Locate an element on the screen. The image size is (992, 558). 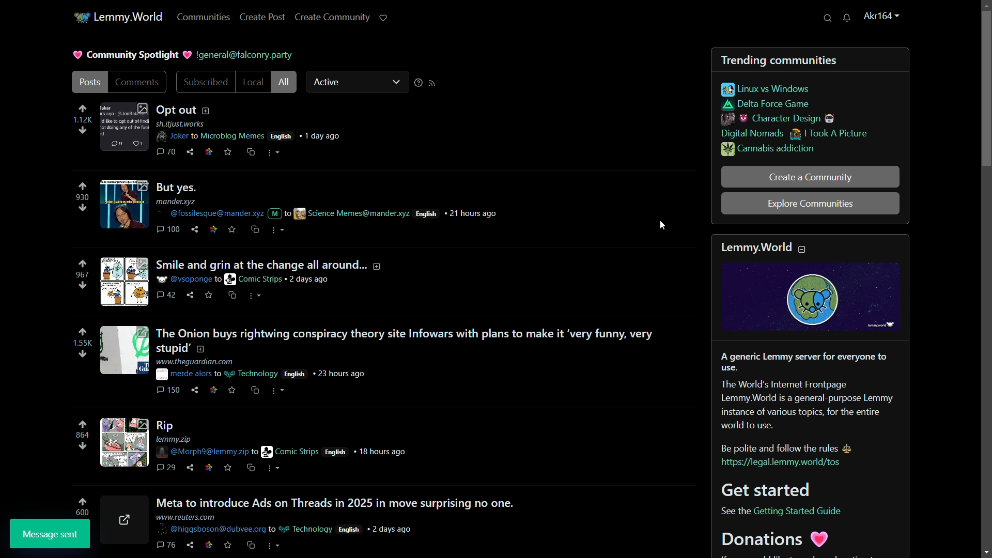
username is located at coordinates (881, 16).